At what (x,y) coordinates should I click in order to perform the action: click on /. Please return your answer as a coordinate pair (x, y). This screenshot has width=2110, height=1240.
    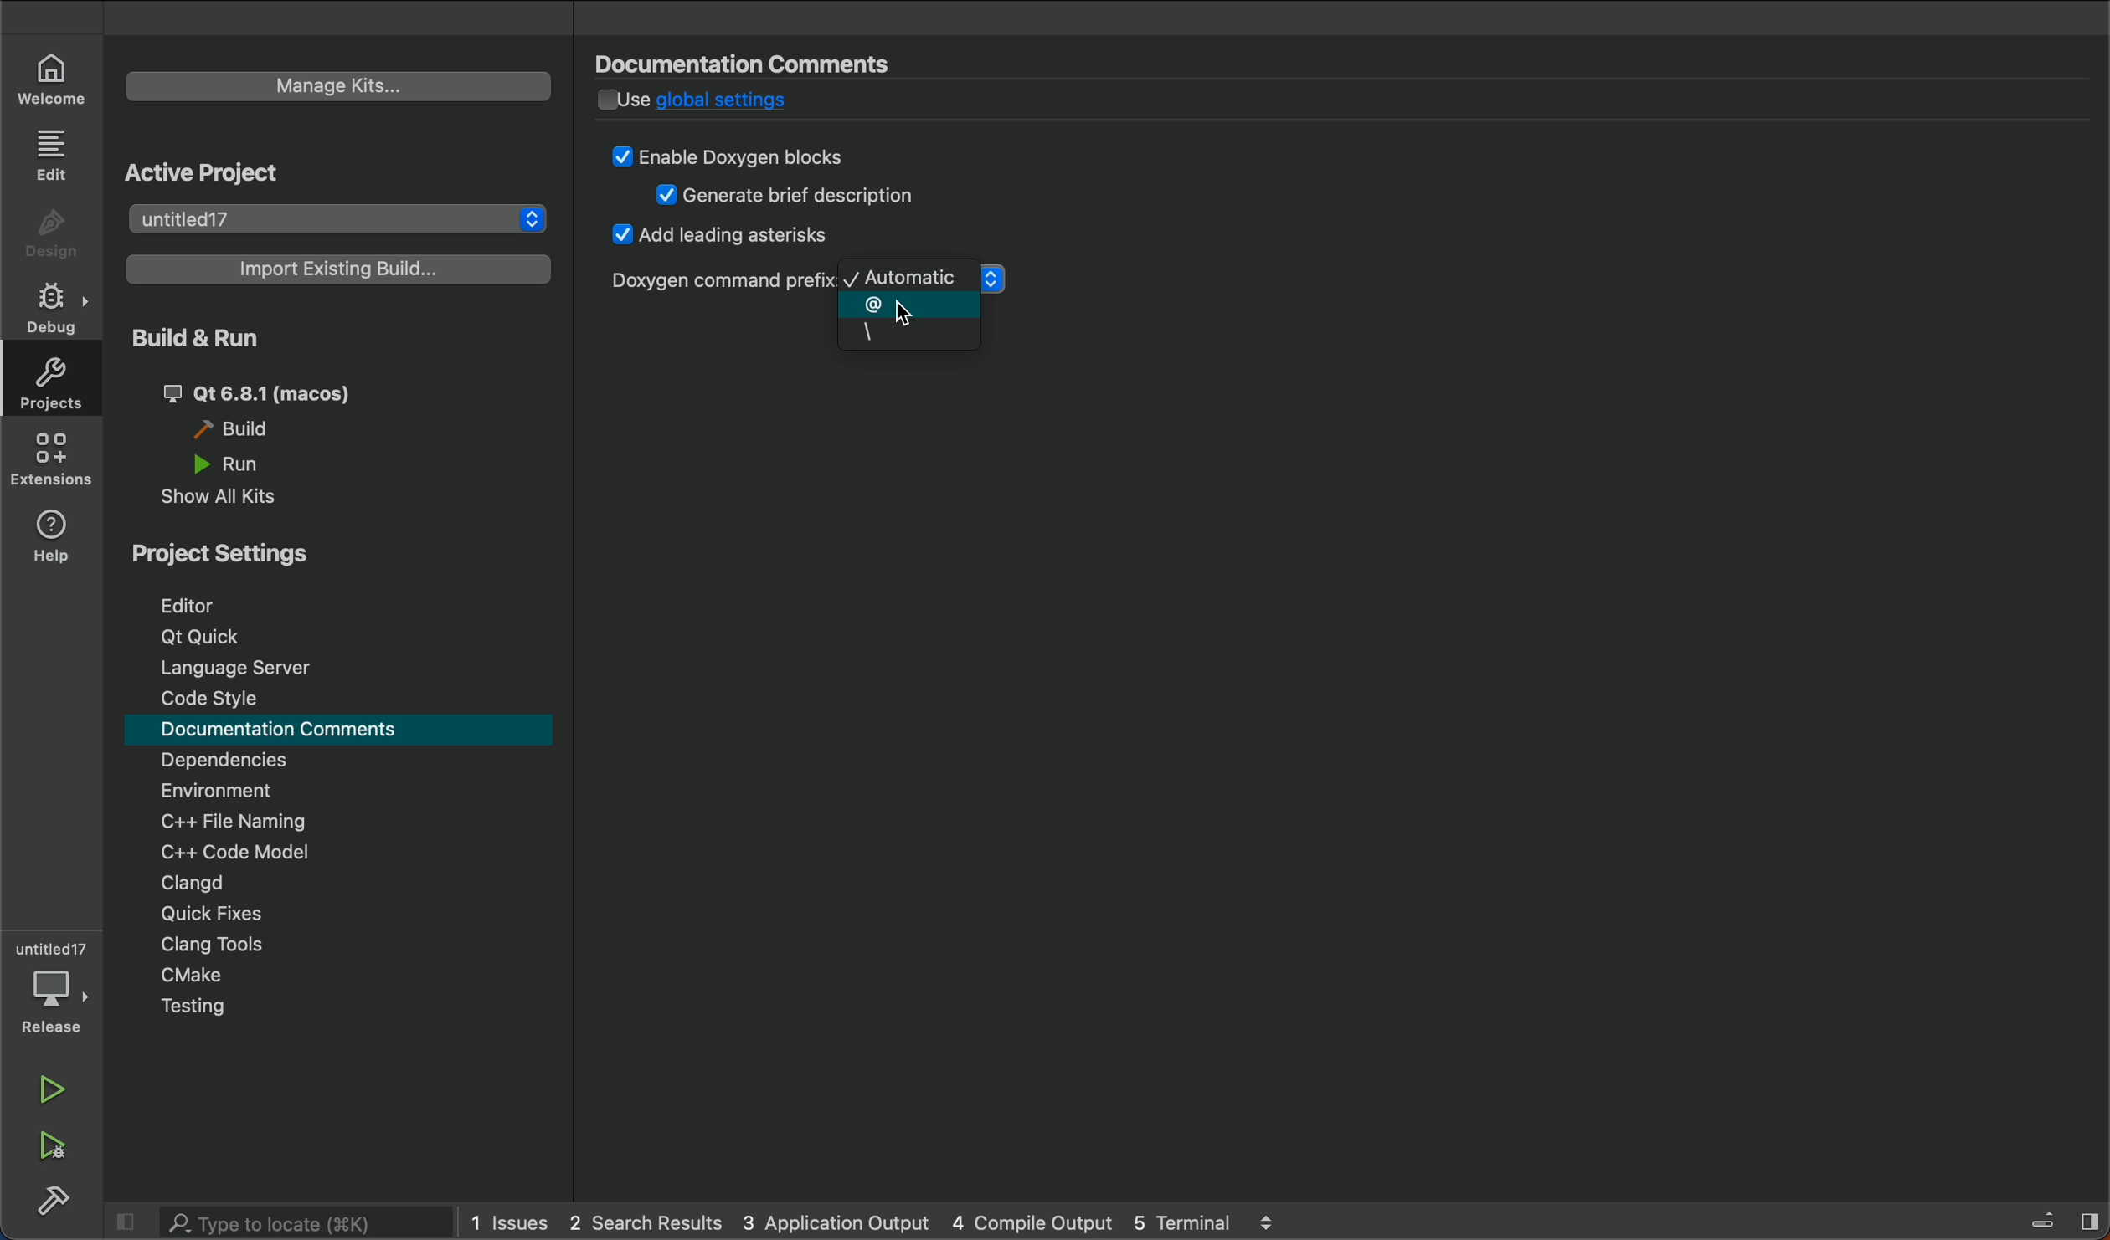
    Looking at the image, I should click on (910, 336).